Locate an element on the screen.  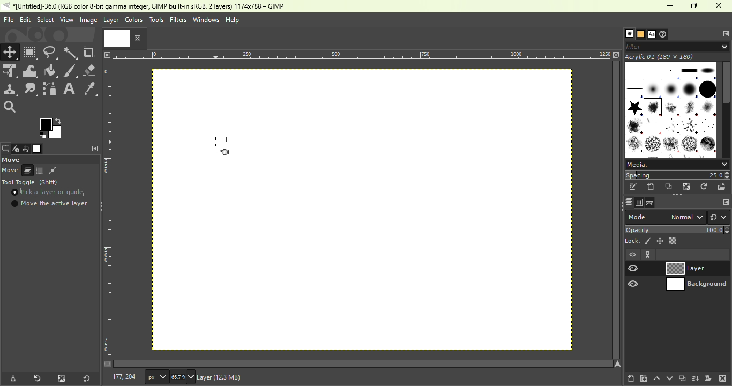
Lock pixels is located at coordinates (638, 241).